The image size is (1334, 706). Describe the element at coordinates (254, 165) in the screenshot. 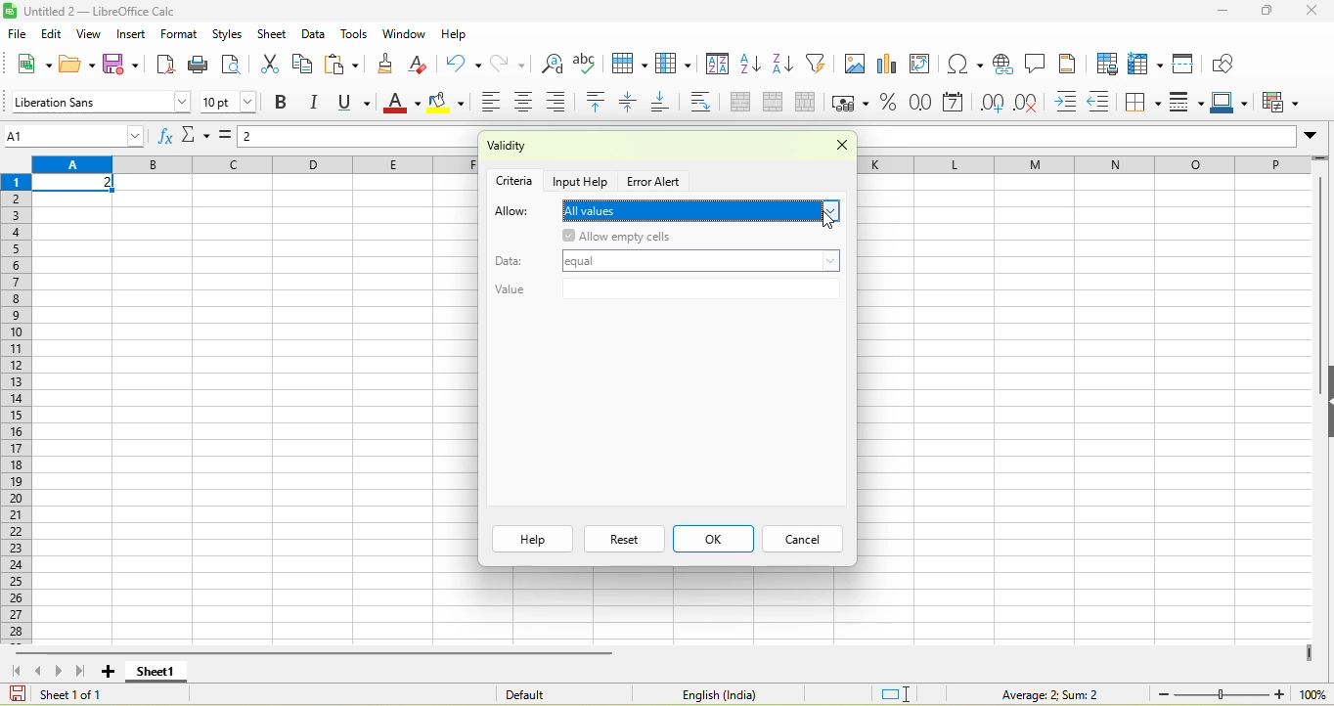

I see `column headings` at that location.